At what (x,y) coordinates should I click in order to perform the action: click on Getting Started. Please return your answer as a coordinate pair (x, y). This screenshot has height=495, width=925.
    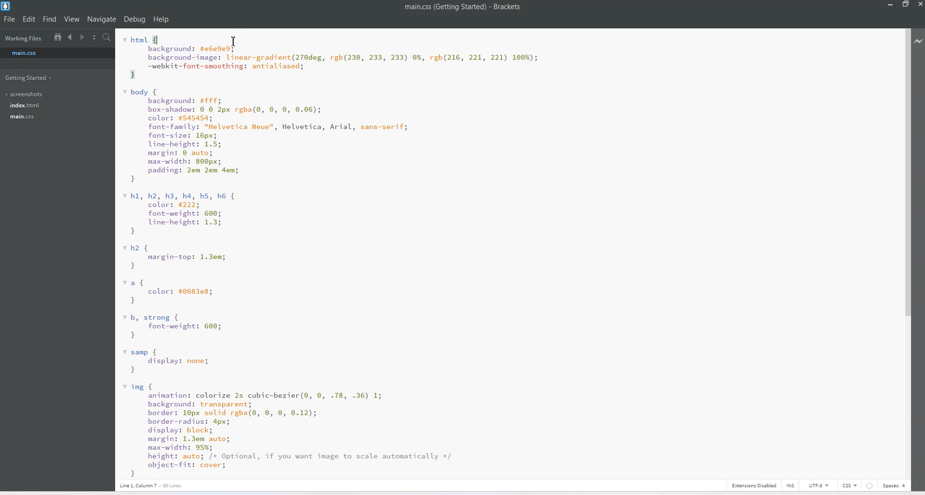
    Looking at the image, I should click on (29, 78).